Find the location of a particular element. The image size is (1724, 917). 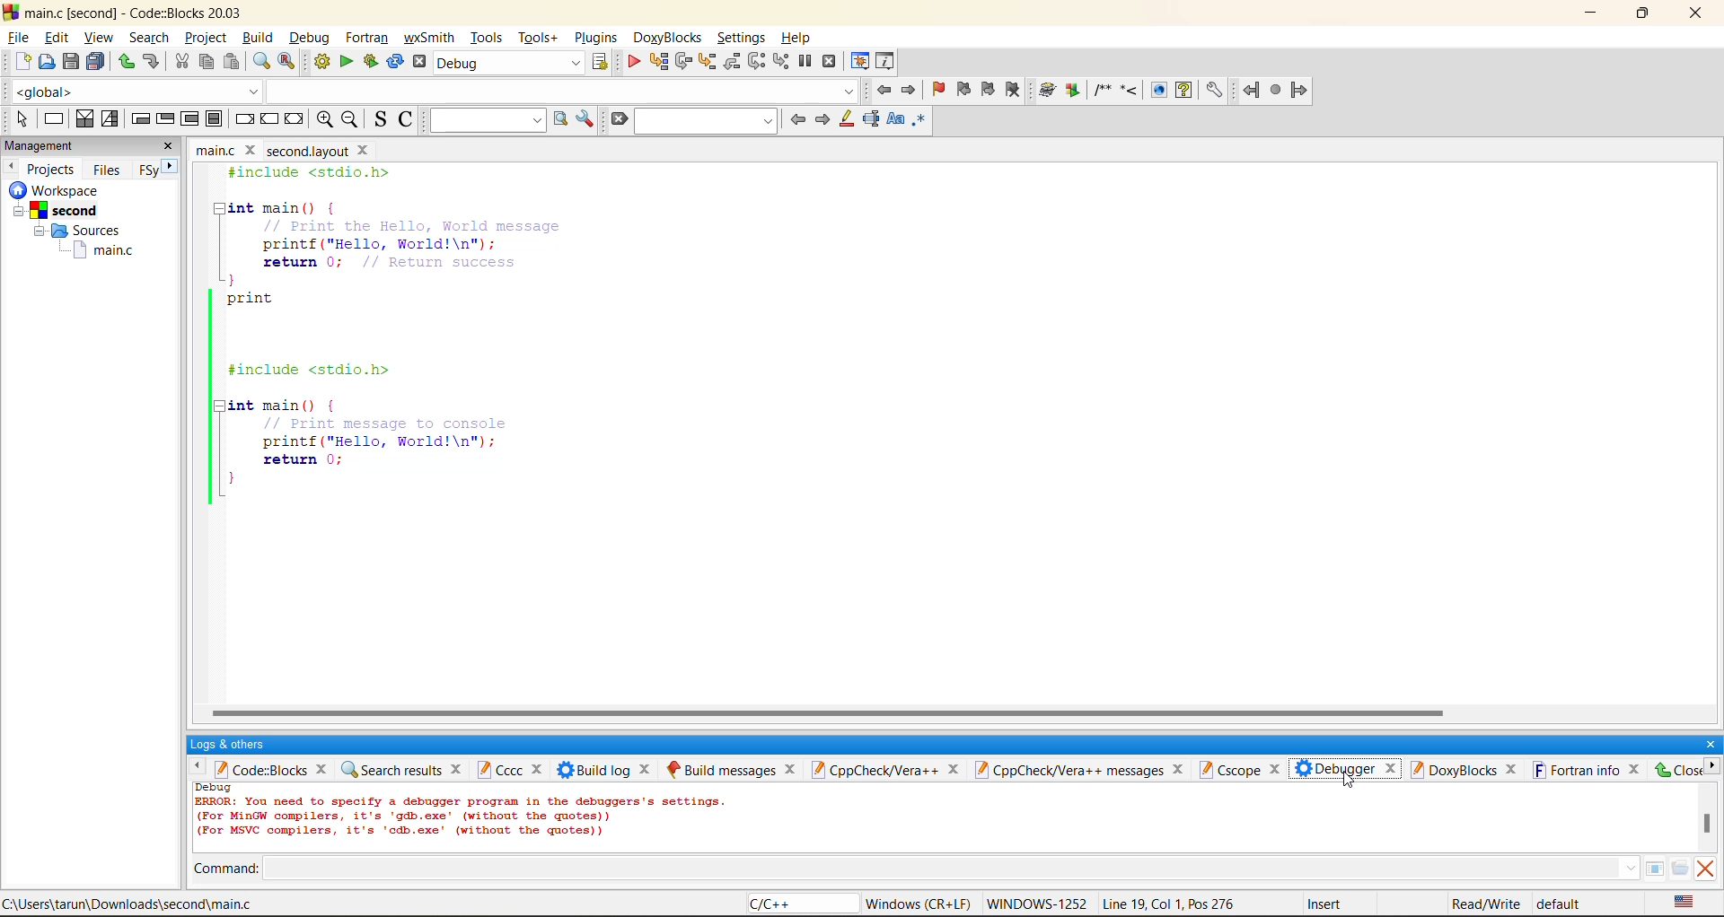

instruction is located at coordinates (54, 120).